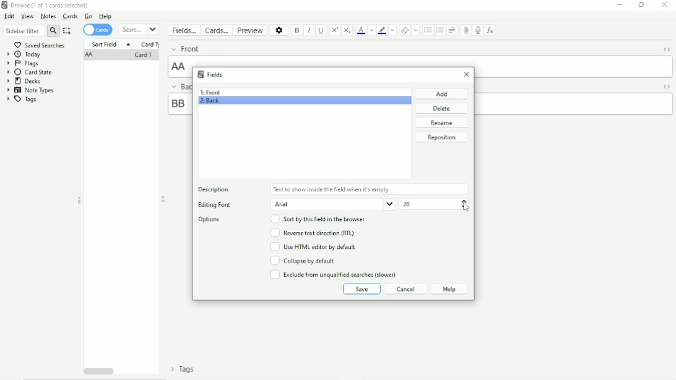 Image resolution: width=676 pixels, height=380 pixels. What do you see at coordinates (32, 72) in the screenshot?
I see `Card State` at bounding box center [32, 72].